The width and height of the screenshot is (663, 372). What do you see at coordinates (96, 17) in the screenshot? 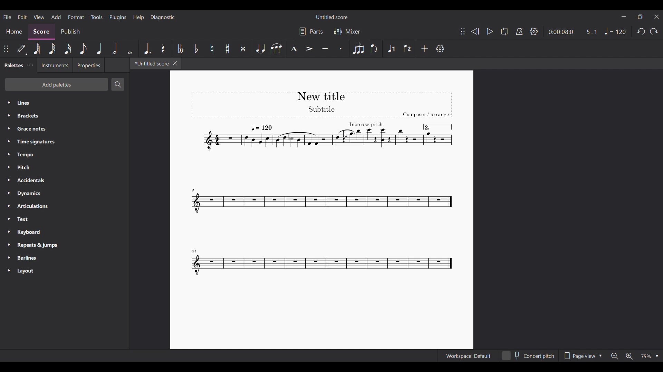
I see `Tools menu` at bounding box center [96, 17].